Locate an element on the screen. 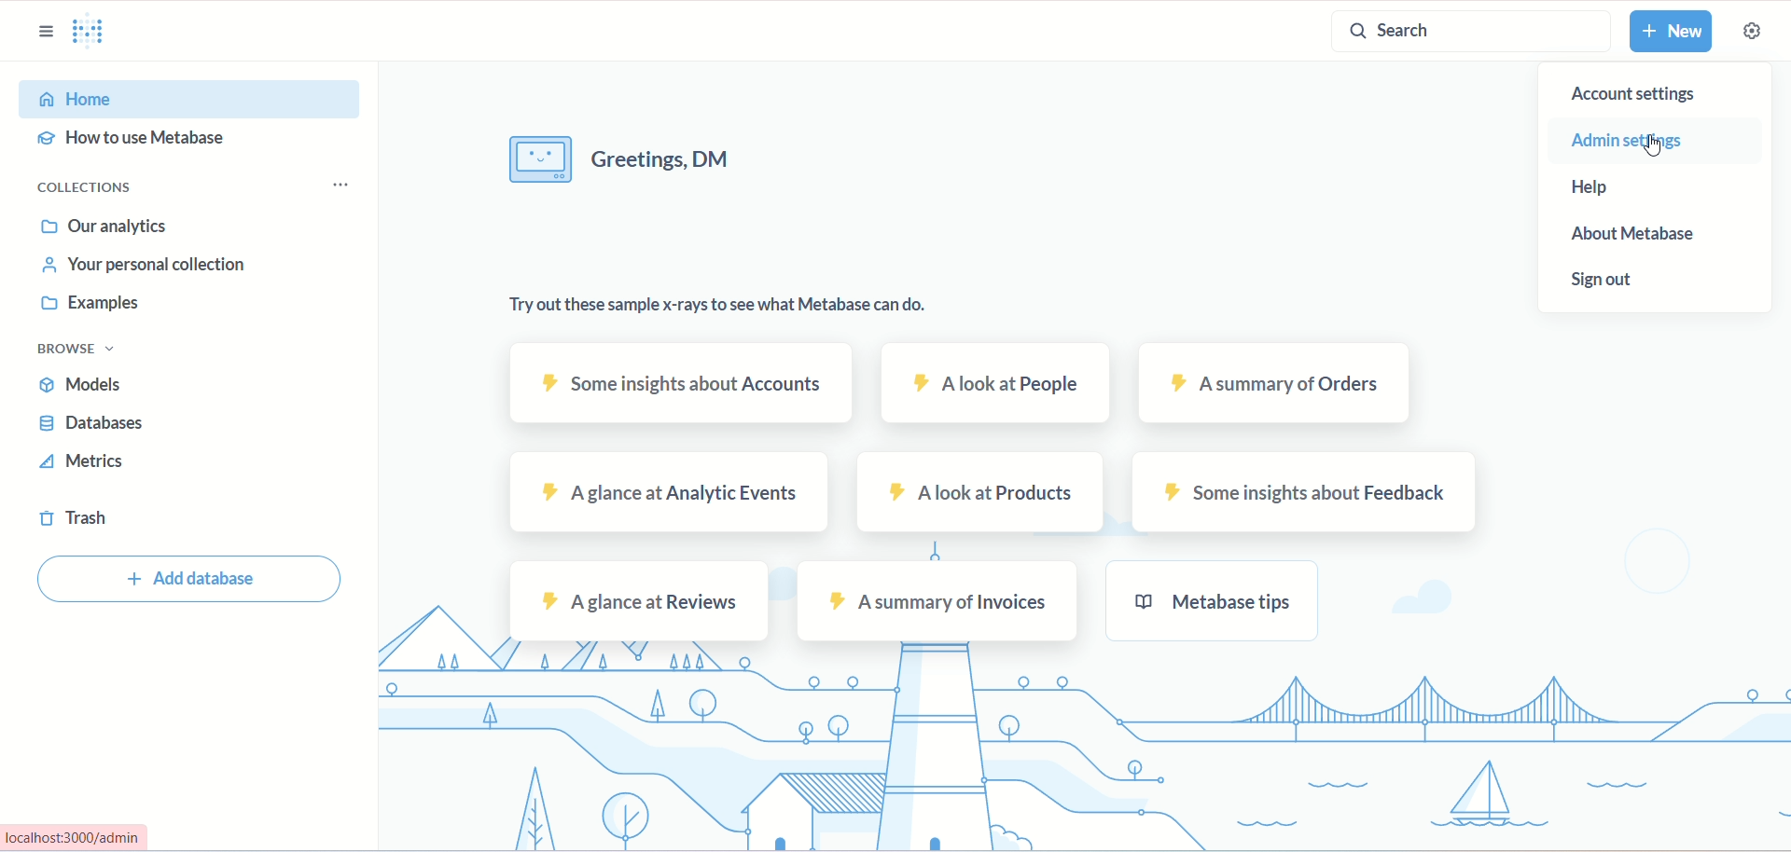 The image size is (1791, 852). admin settings is located at coordinates (1630, 143).